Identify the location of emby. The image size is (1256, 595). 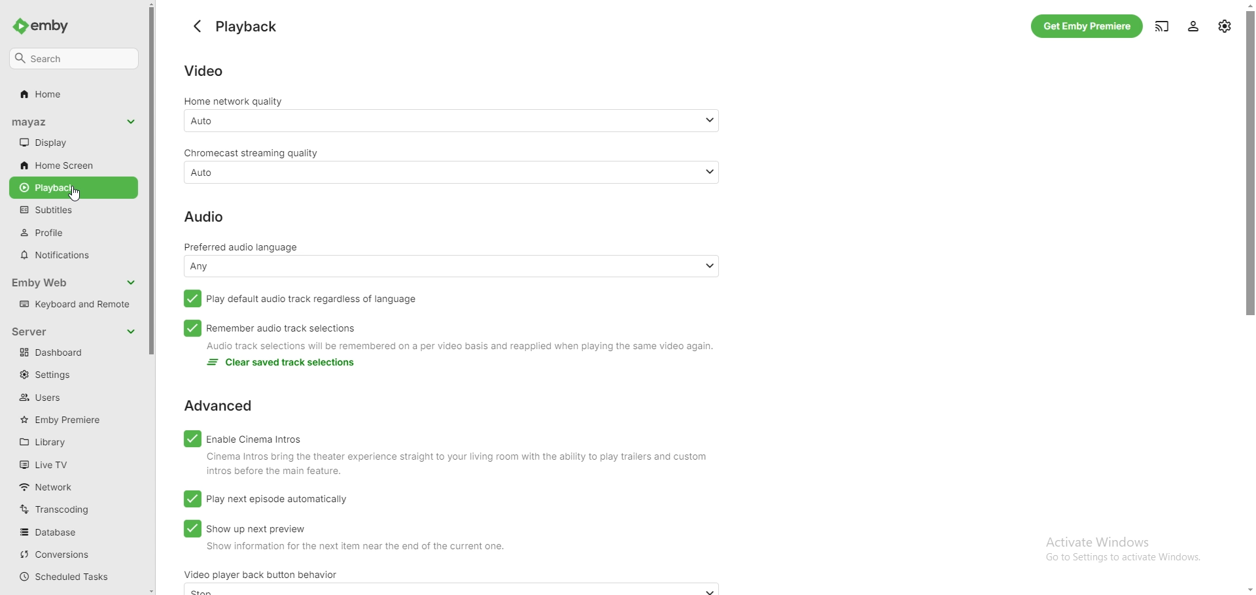
(46, 27).